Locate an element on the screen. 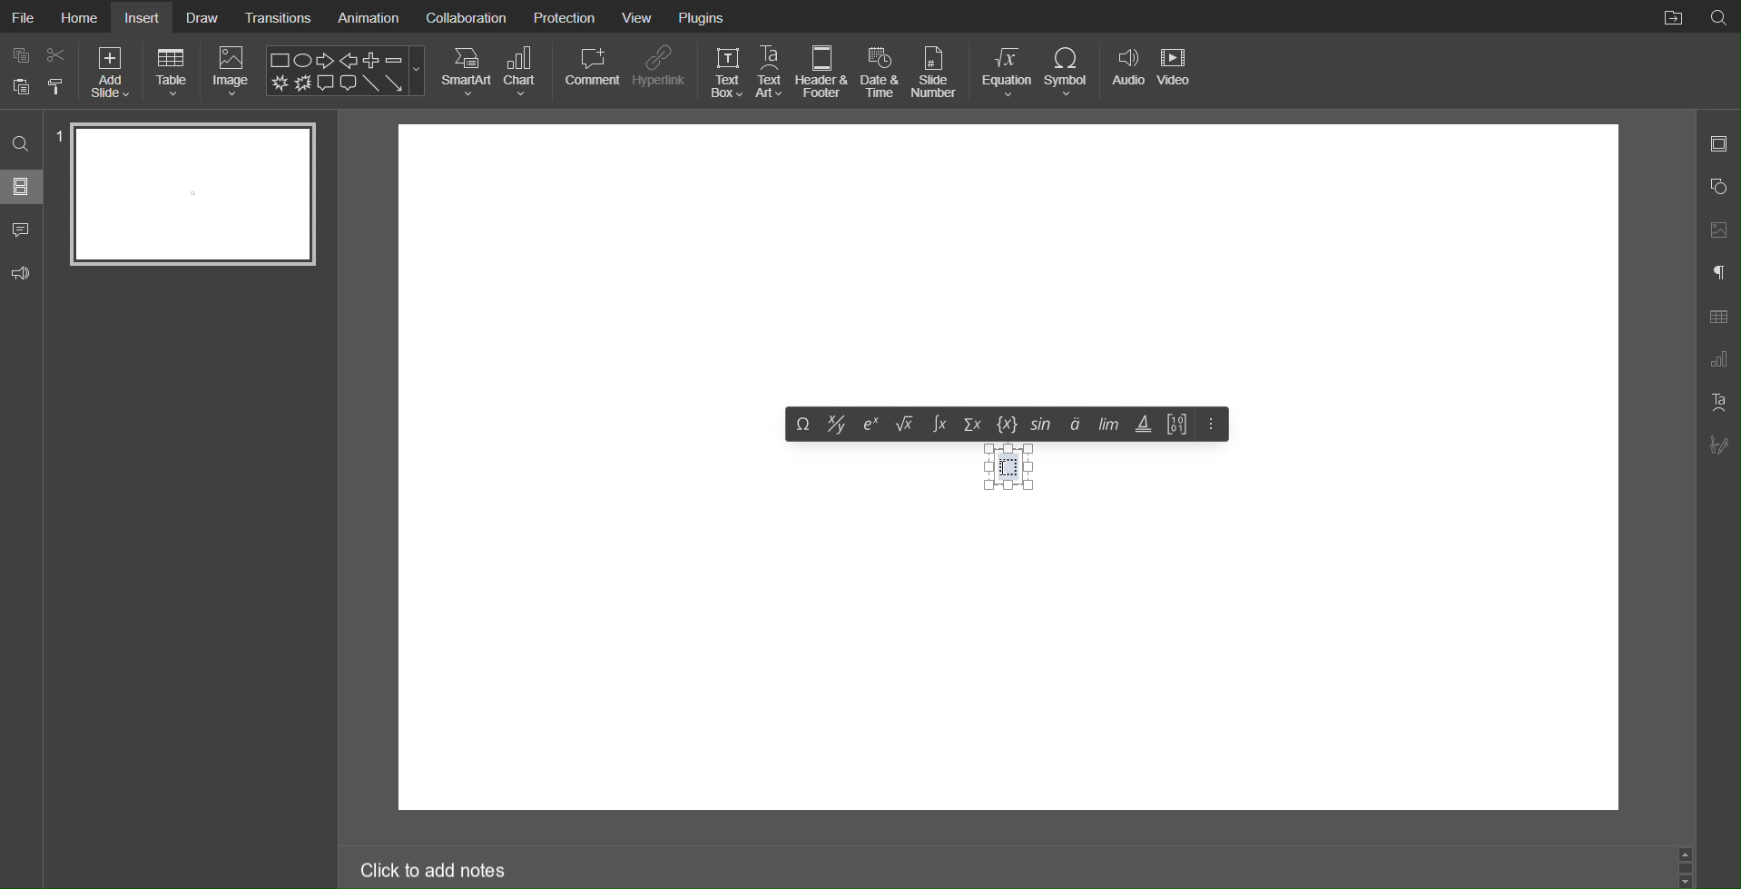  Click to add notes is located at coordinates (432, 873).